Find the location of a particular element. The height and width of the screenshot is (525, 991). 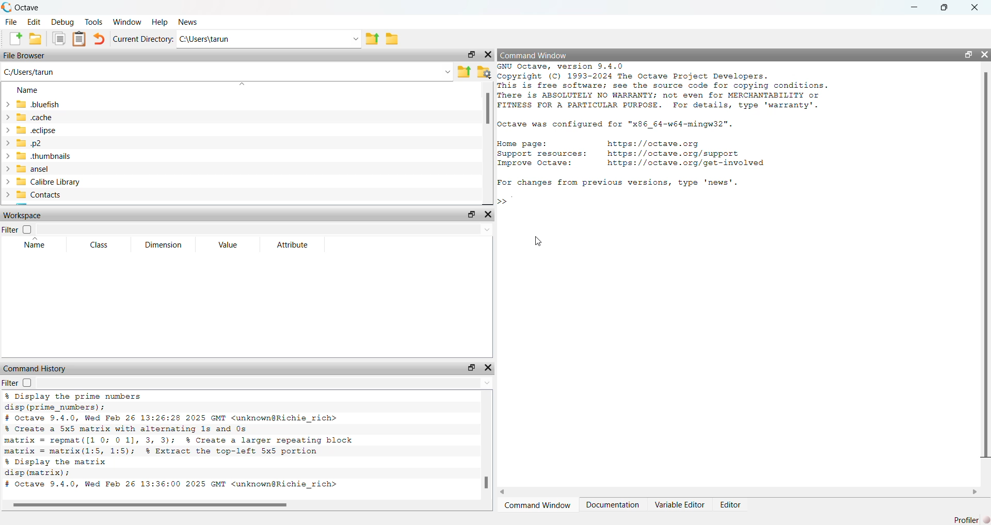

logo is located at coordinates (6, 7).